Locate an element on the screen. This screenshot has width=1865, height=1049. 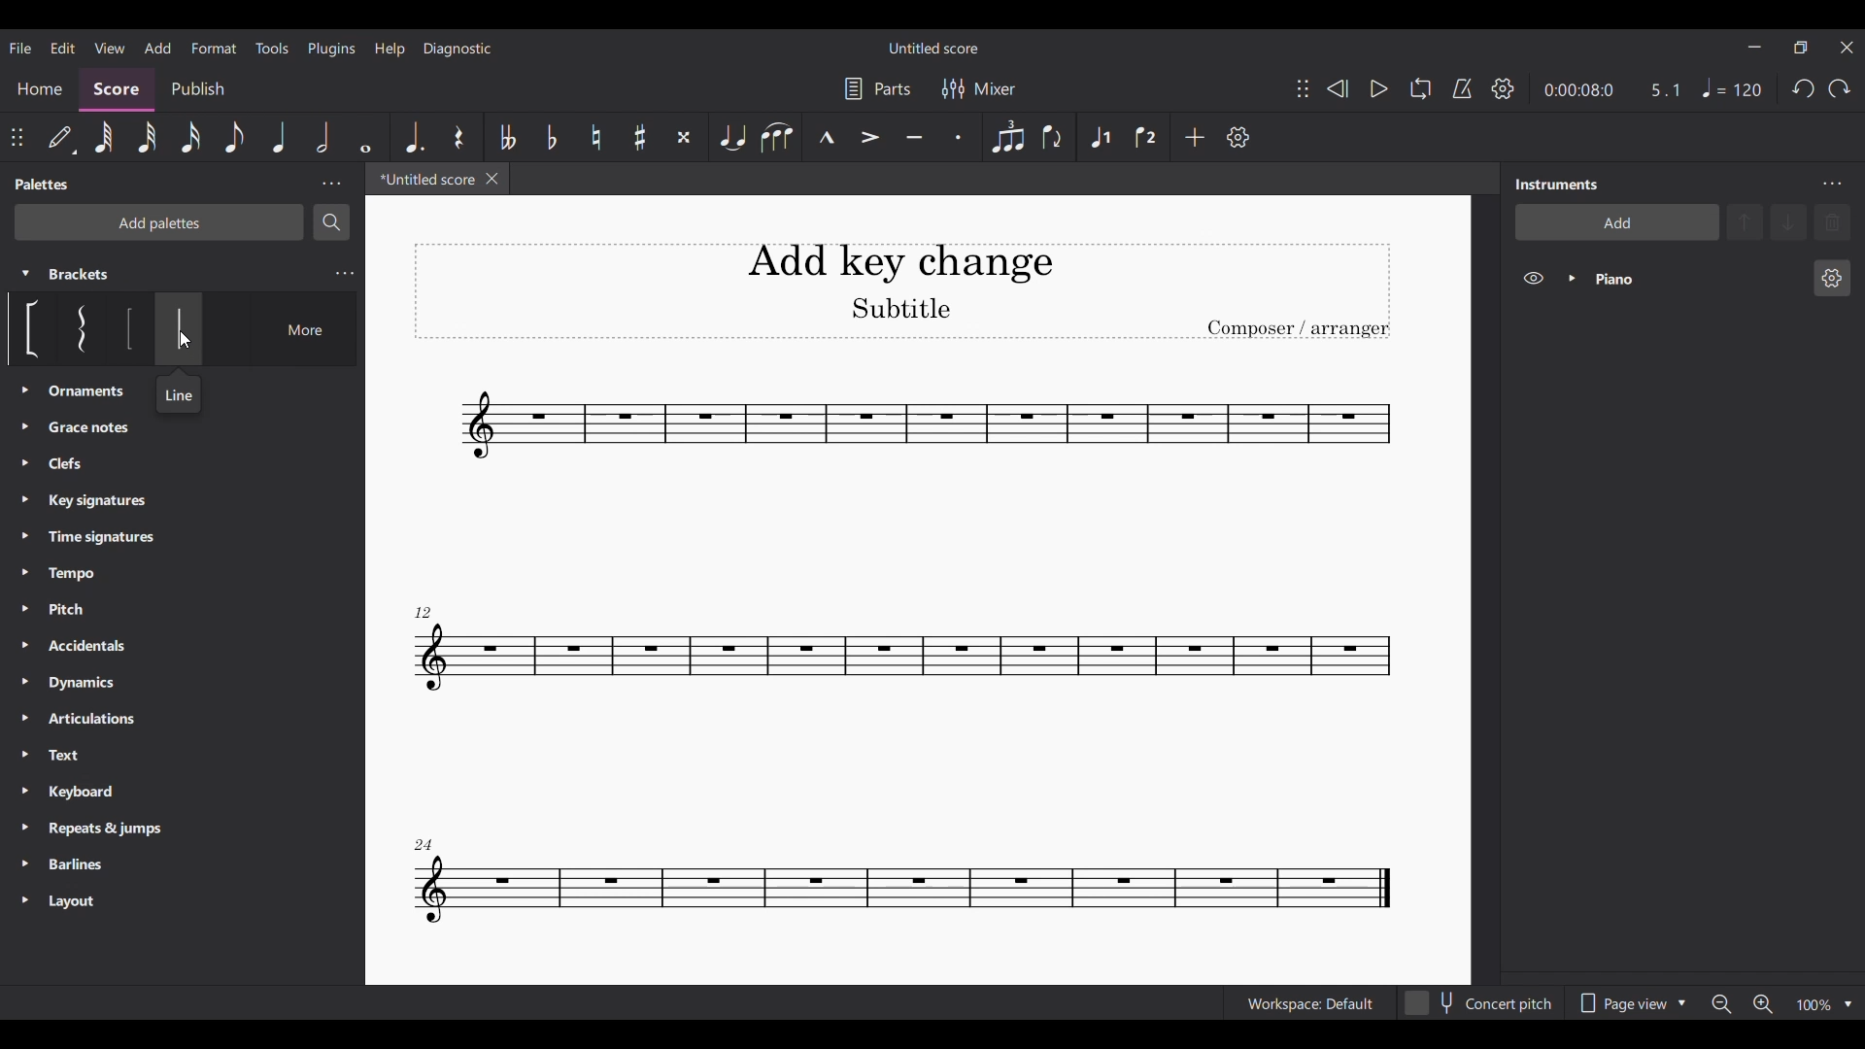
Tools menu is located at coordinates (271, 49).